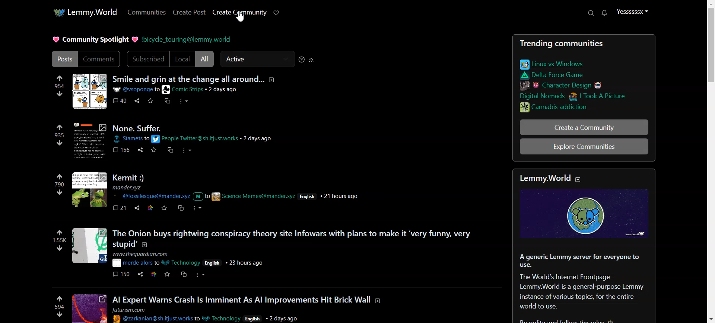  I want to click on save, so click(154, 150).